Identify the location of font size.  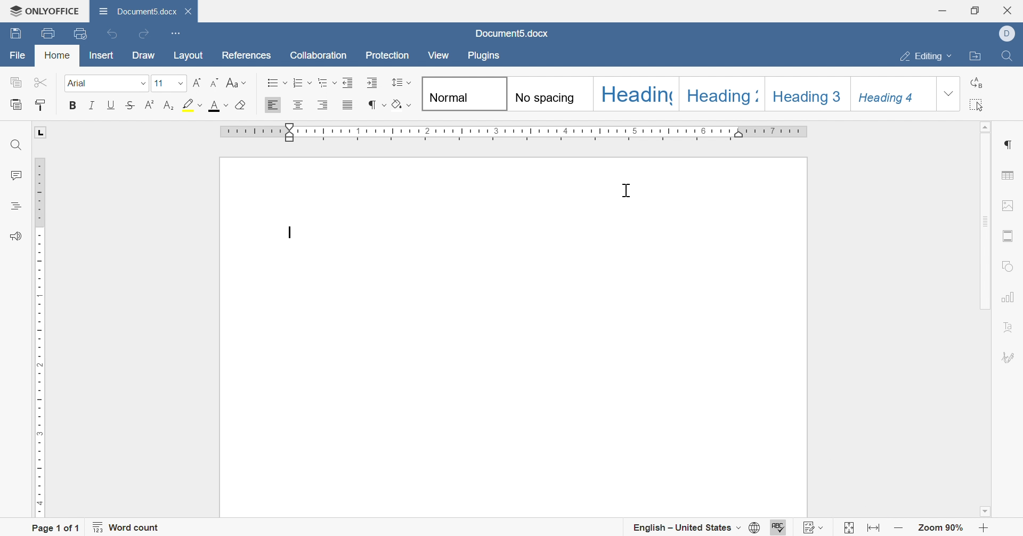
(168, 84).